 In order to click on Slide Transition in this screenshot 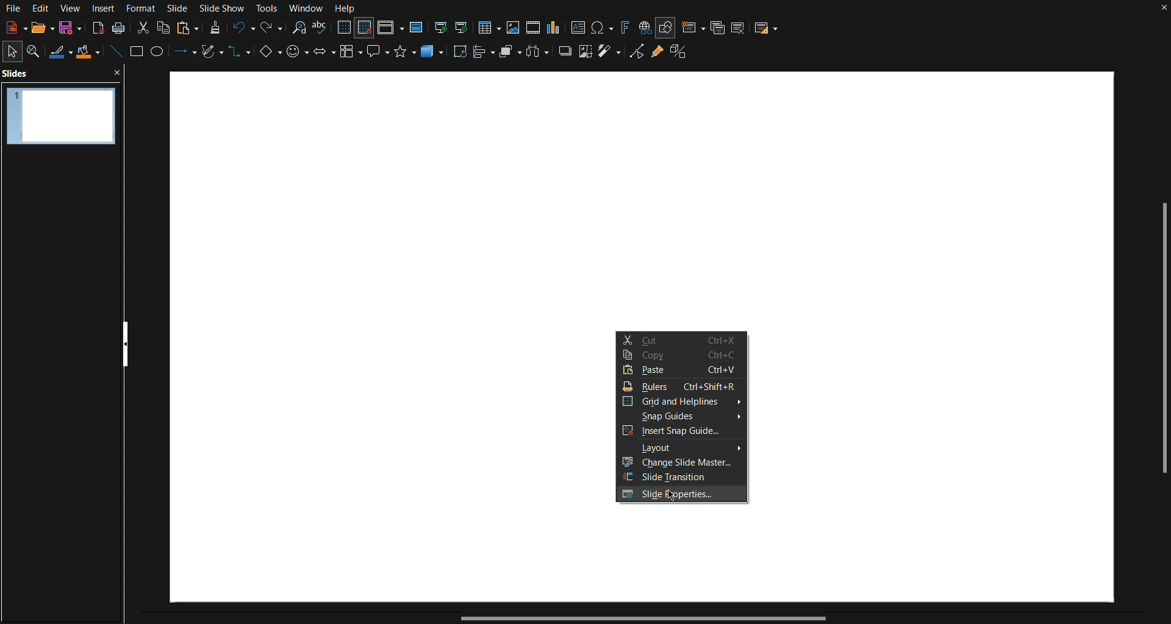, I will do `click(683, 478)`.